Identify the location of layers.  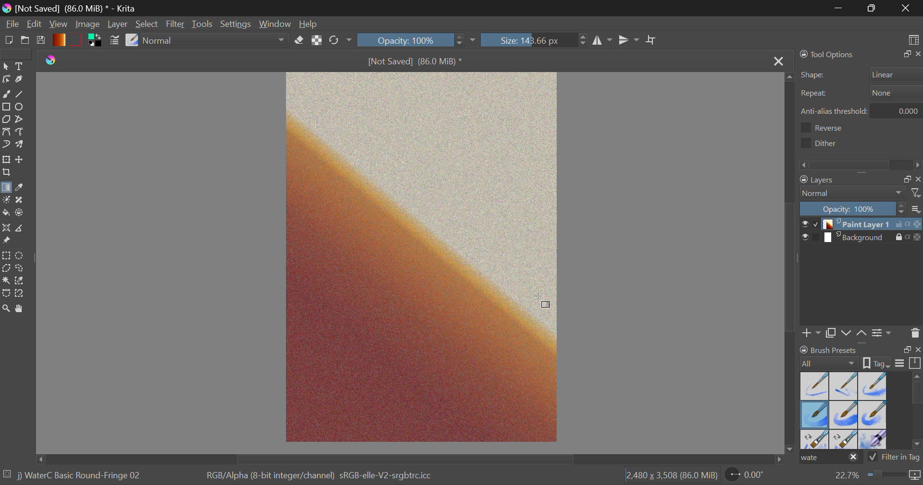
(844, 181).